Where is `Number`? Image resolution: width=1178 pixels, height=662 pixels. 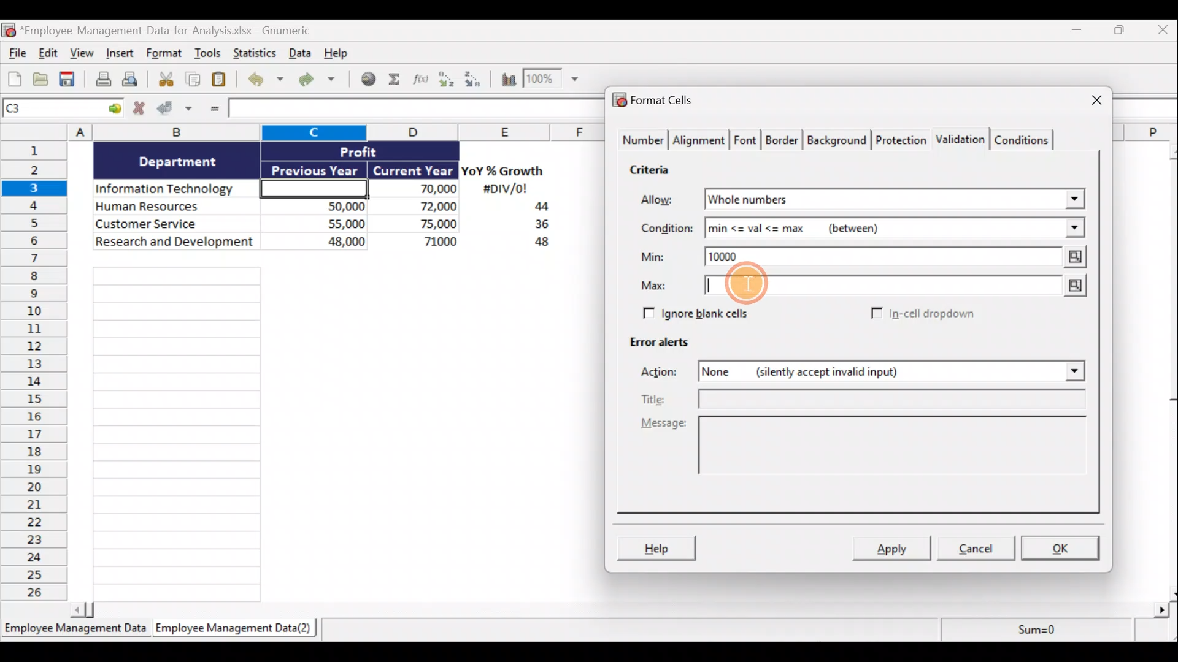
Number is located at coordinates (642, 141).